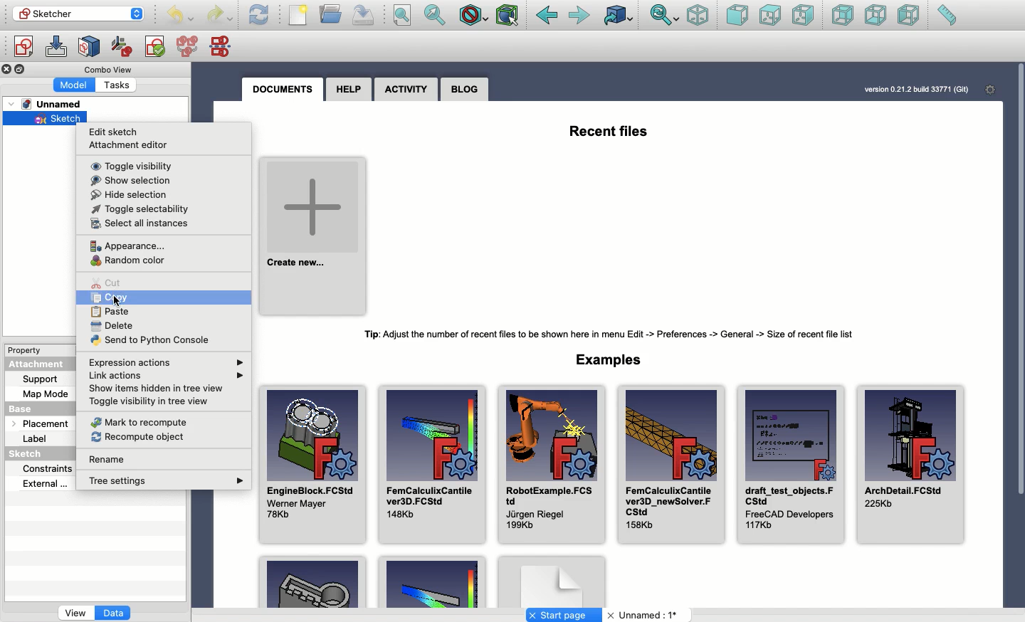  I want to click on Unnamed, so click(645, 616).